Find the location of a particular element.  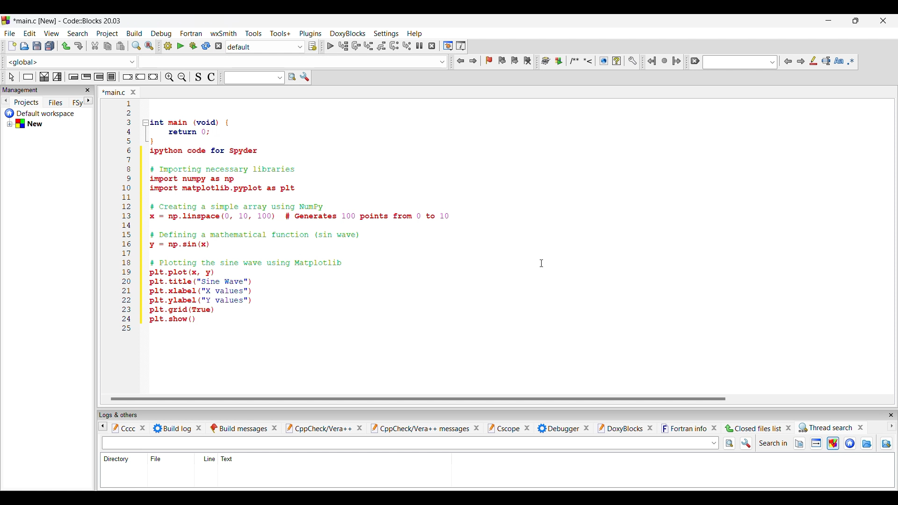

Clear bookmarks is located at coordinates (530, 59).